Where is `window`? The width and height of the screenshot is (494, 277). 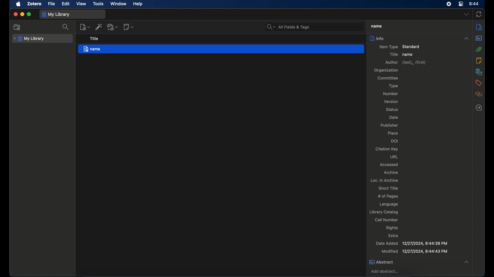 window is located at coordinates (118, 4).